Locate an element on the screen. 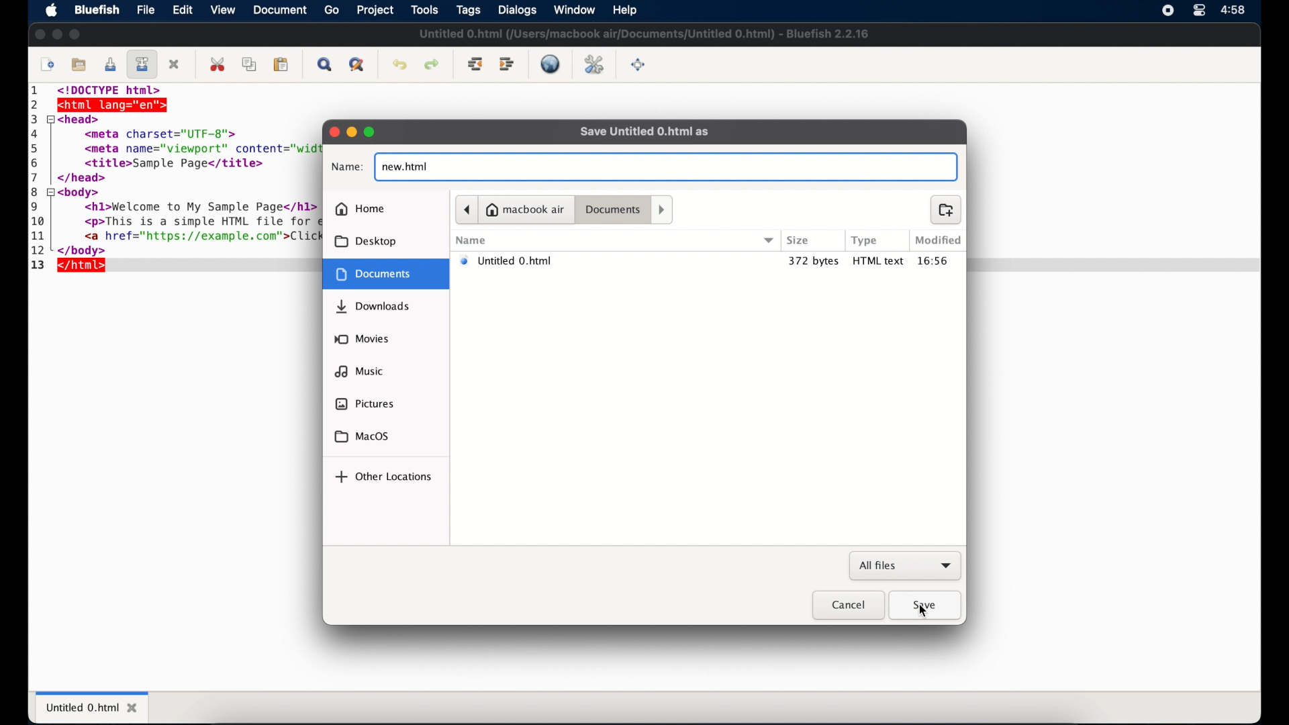 This screenshot has height=725, width=1289. maximize is located at coordinates (76, 34).